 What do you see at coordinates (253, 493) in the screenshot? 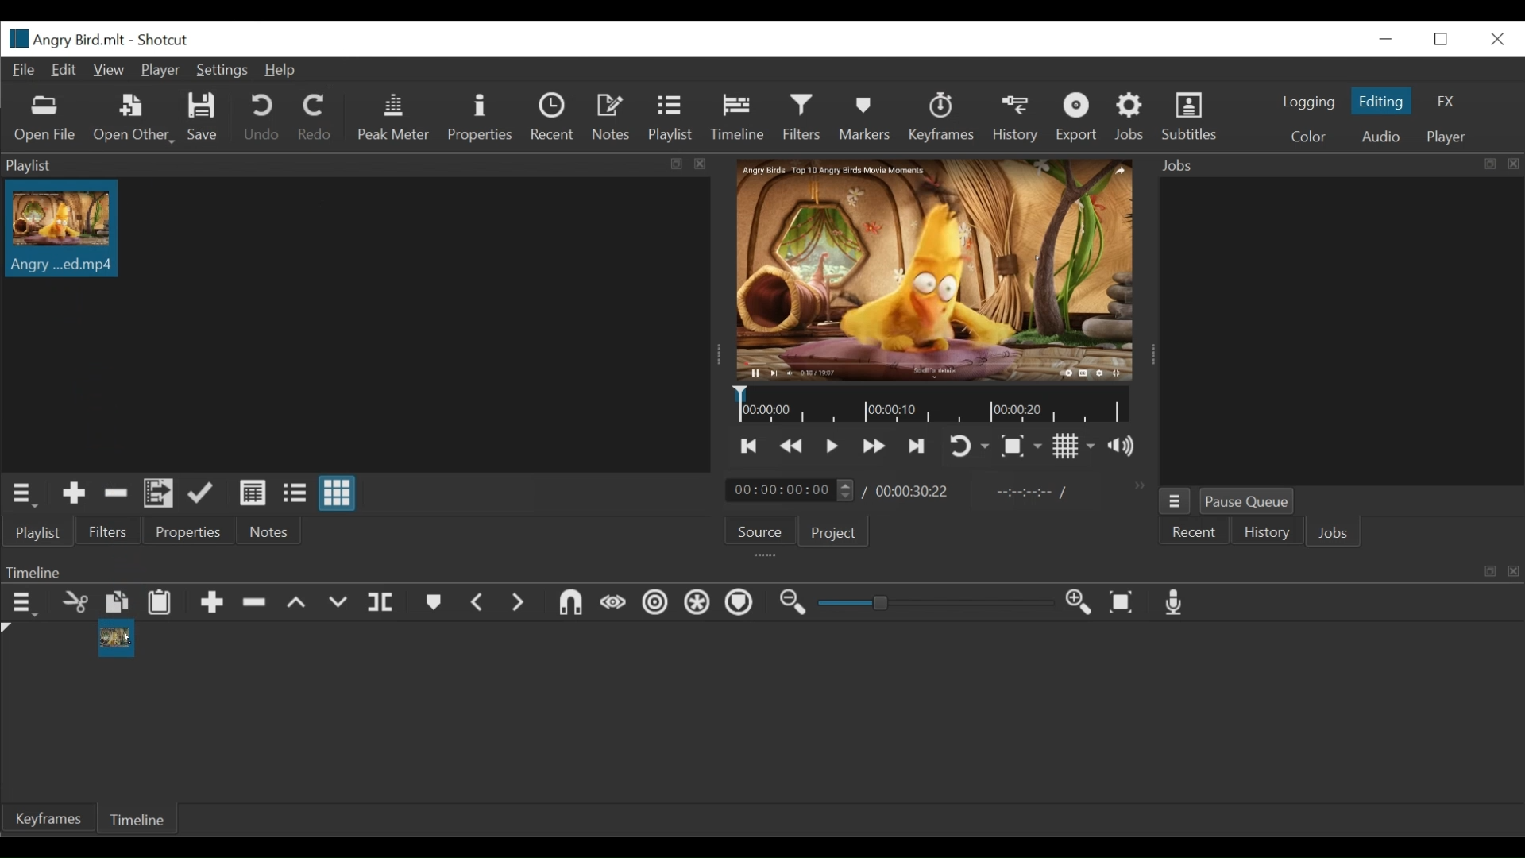
I see `View as detail` at bounding box center [253, 493].